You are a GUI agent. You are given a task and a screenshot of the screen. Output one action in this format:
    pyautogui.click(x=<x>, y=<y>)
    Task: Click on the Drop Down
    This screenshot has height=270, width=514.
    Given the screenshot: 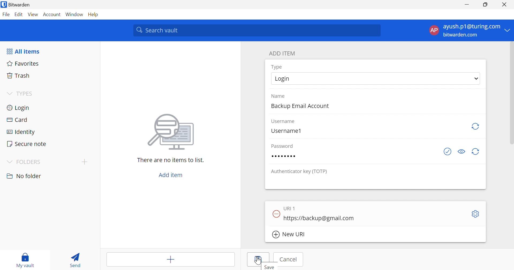 What is the action you would take?
    pyautogui.click(x=9, y=93)
    